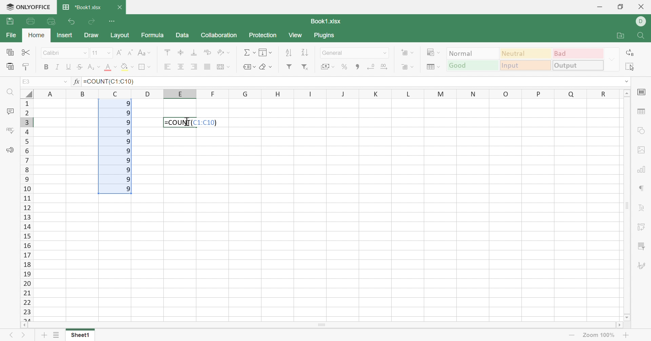 The width and height of the screenshot is (651, 341). I want to click on Drop Down, so click(626, 81).